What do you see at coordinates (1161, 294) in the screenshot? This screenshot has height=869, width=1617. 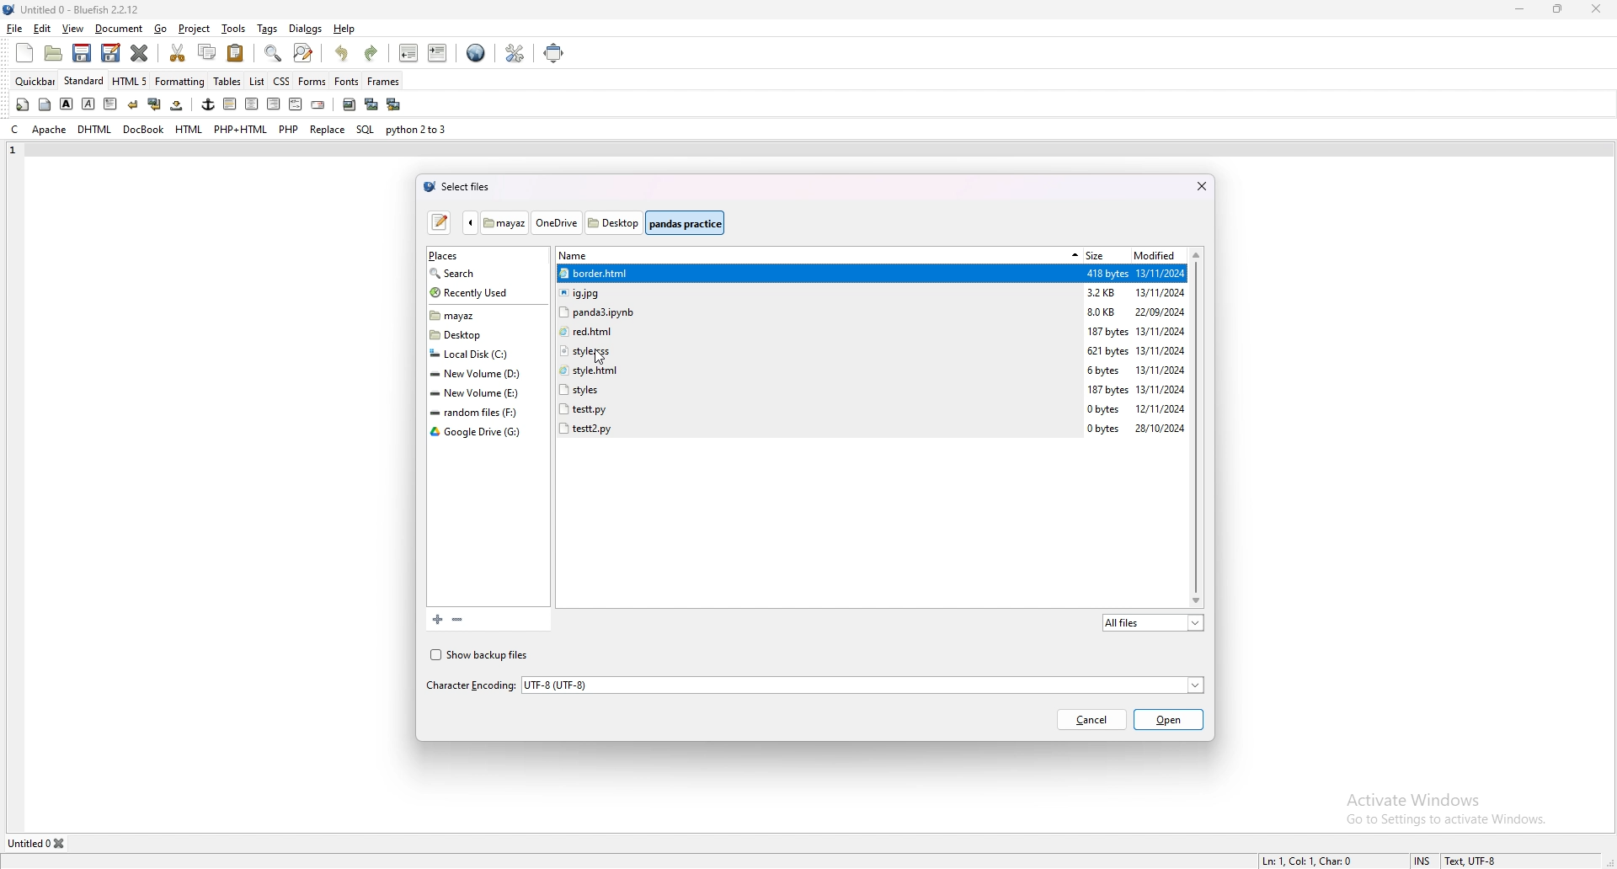 I see `13/11/2024` at bounding box center [1161, 294].